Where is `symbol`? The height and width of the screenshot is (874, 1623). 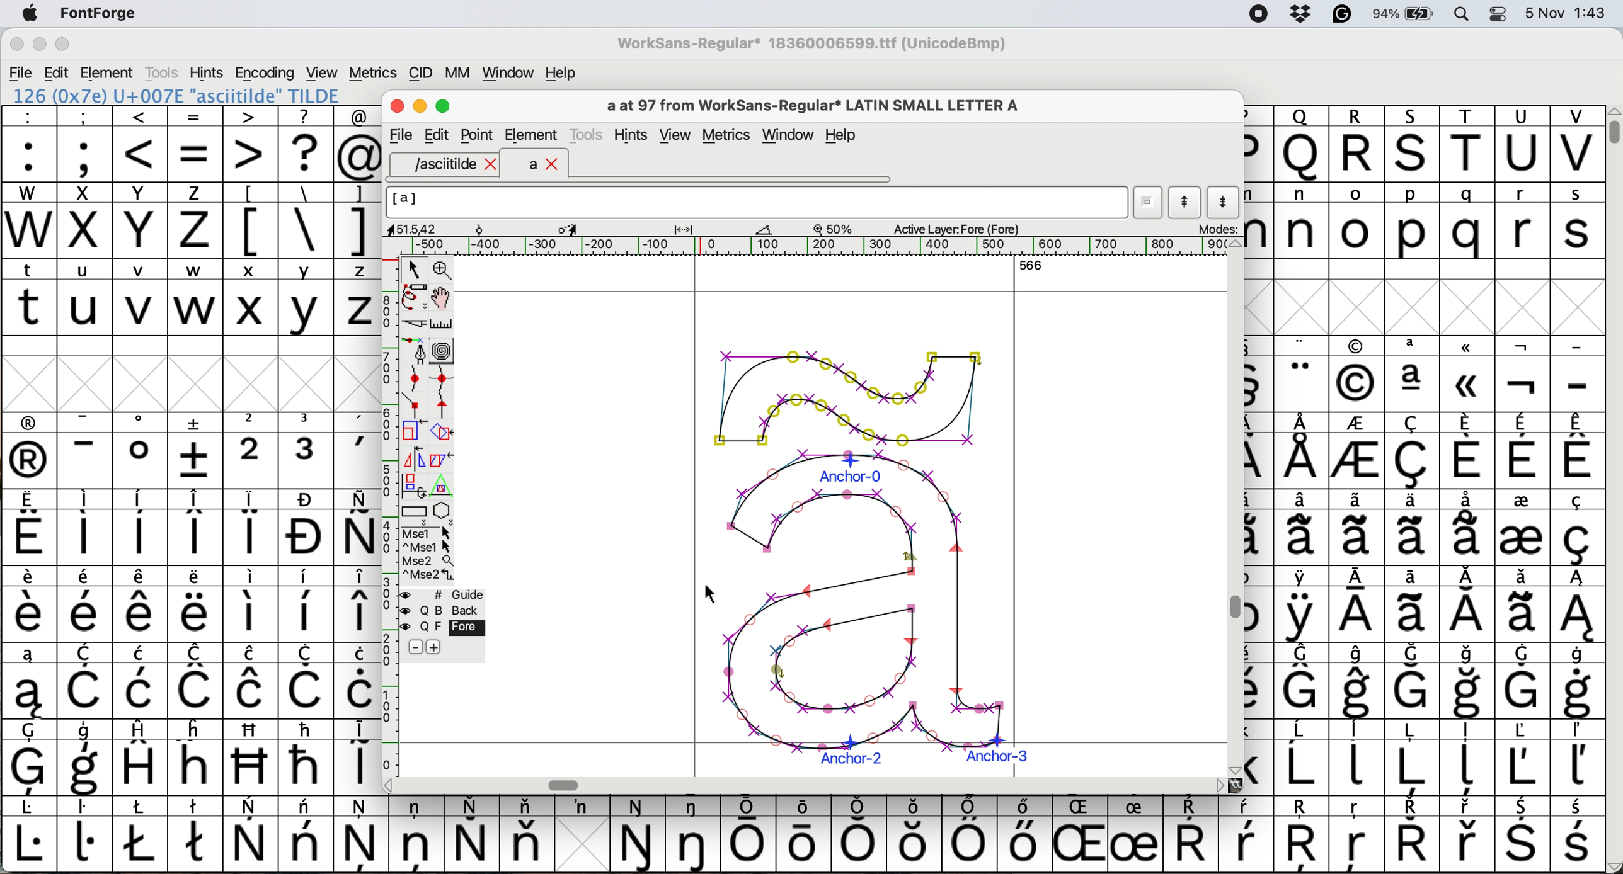 symbol is located at coordinates (29, 604).